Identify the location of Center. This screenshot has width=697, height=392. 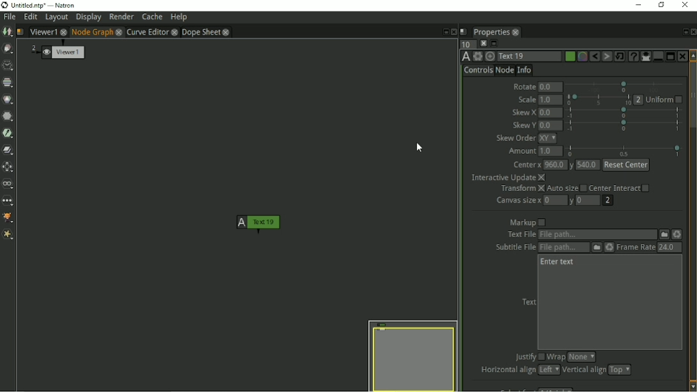
(525, 163).